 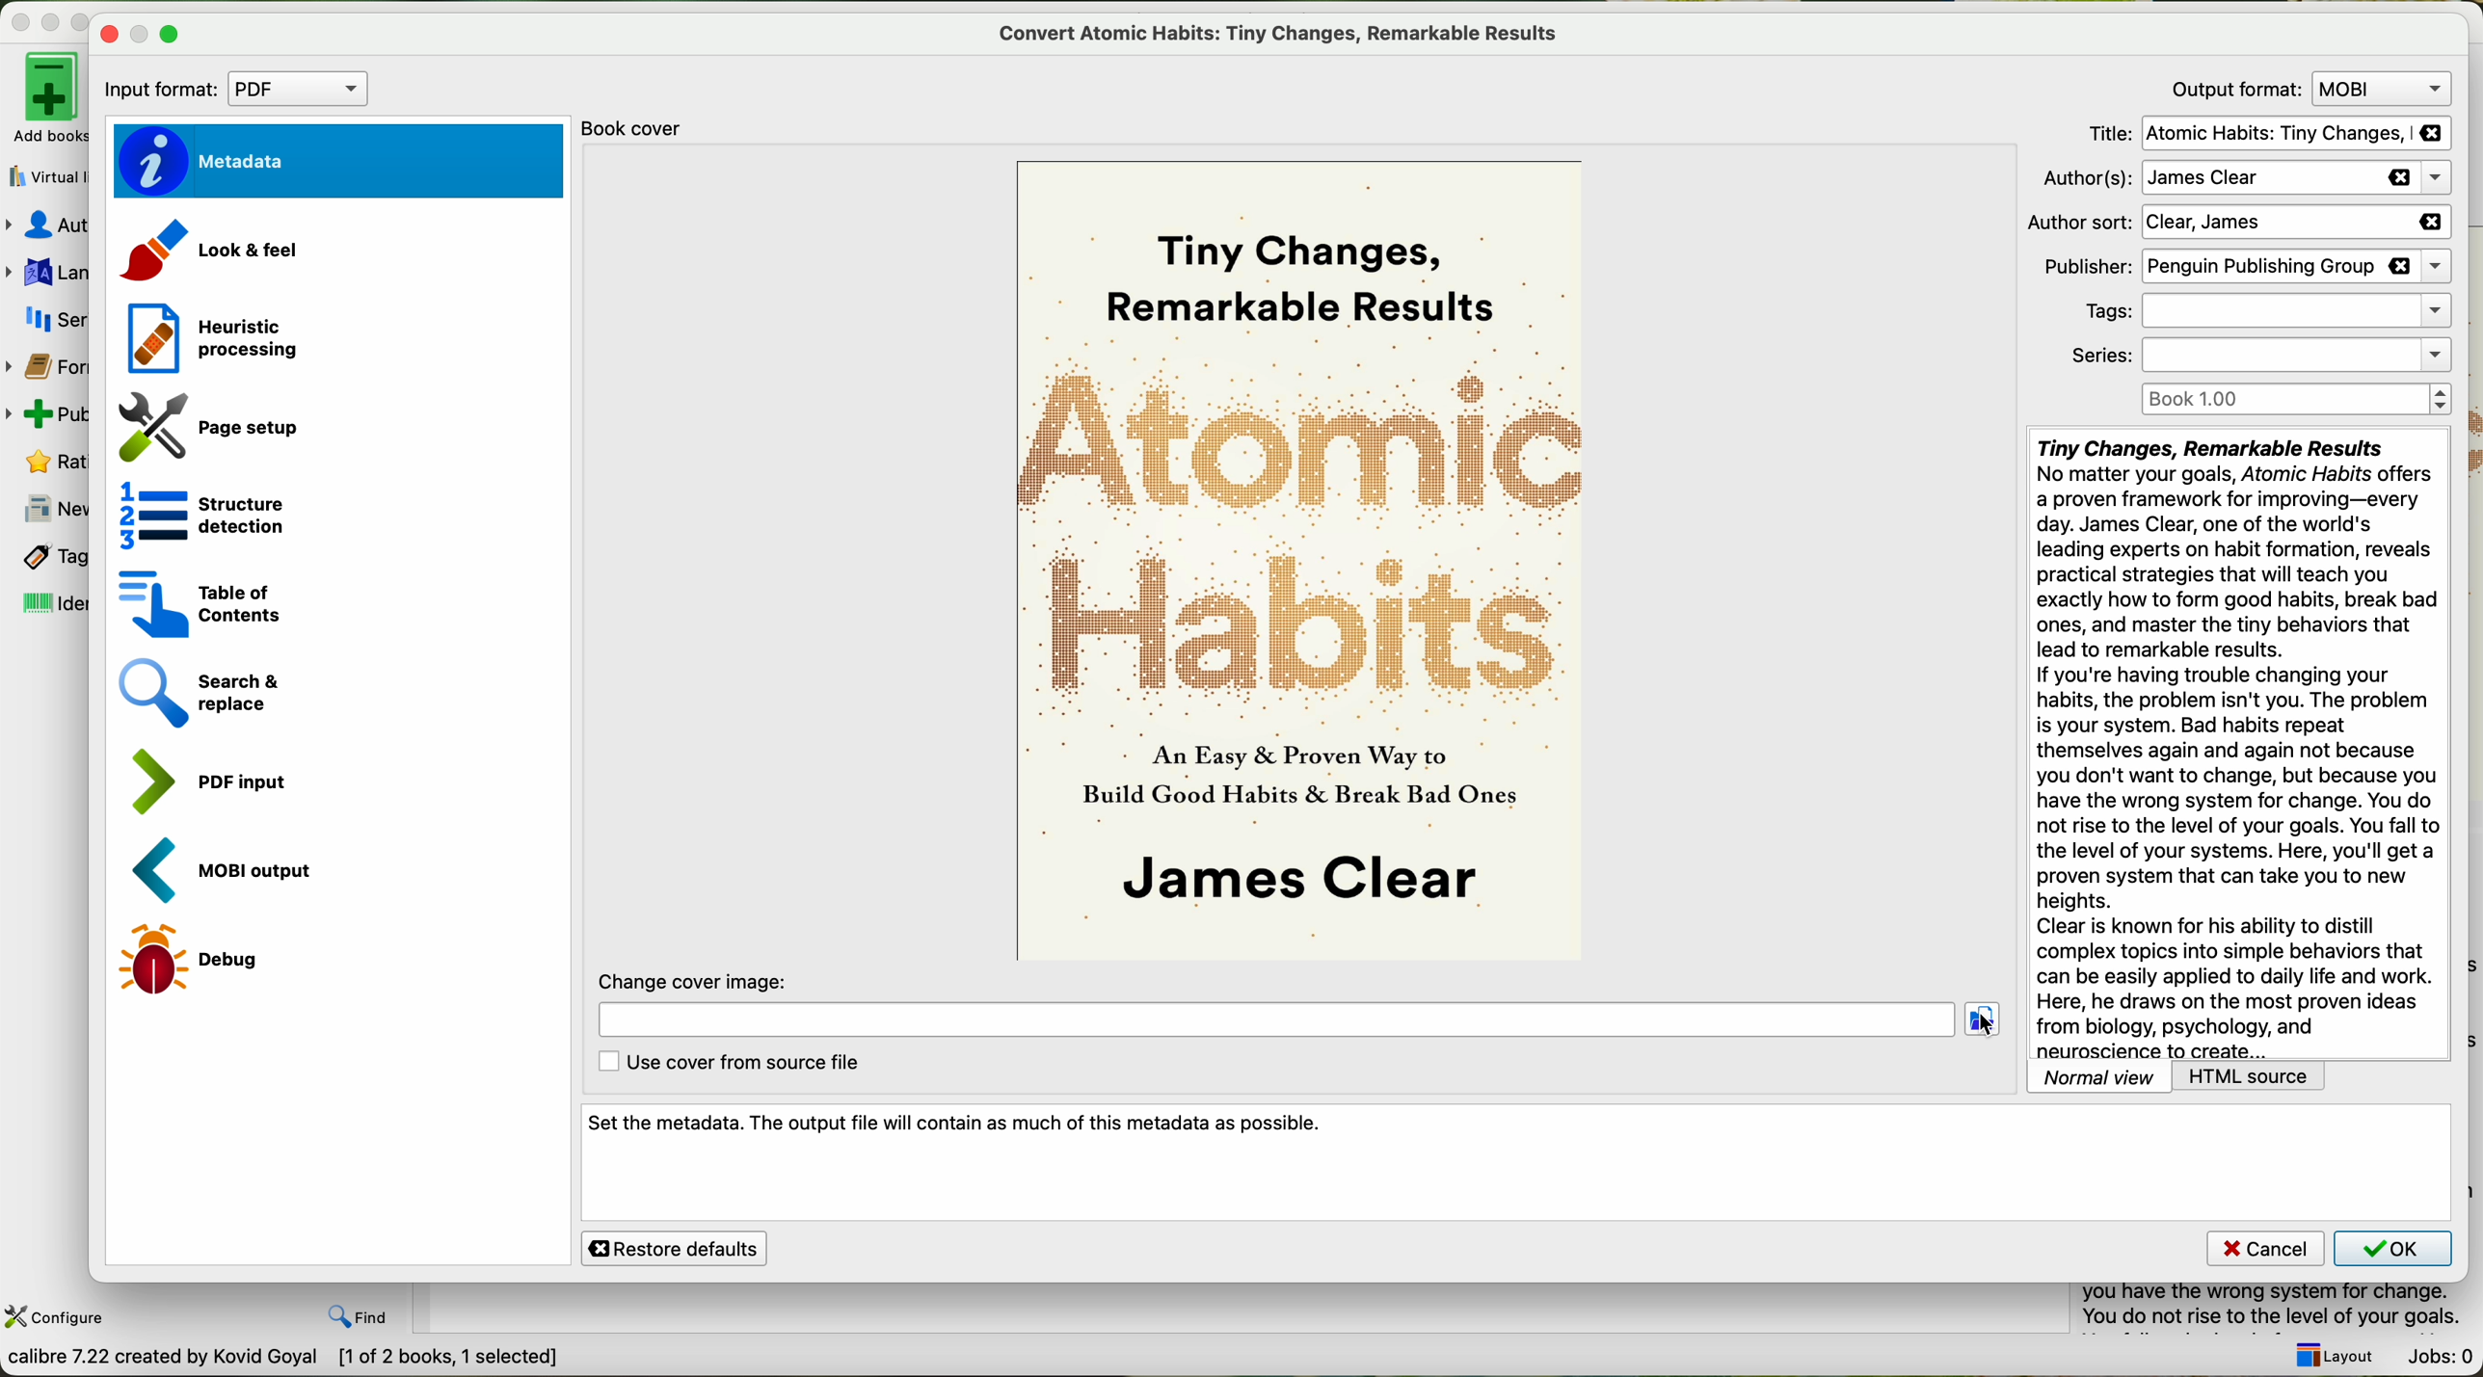 What do you see at coordinates (199, 602) in the screenshot?
I see `table of contents` at bounding box center [199, 602].